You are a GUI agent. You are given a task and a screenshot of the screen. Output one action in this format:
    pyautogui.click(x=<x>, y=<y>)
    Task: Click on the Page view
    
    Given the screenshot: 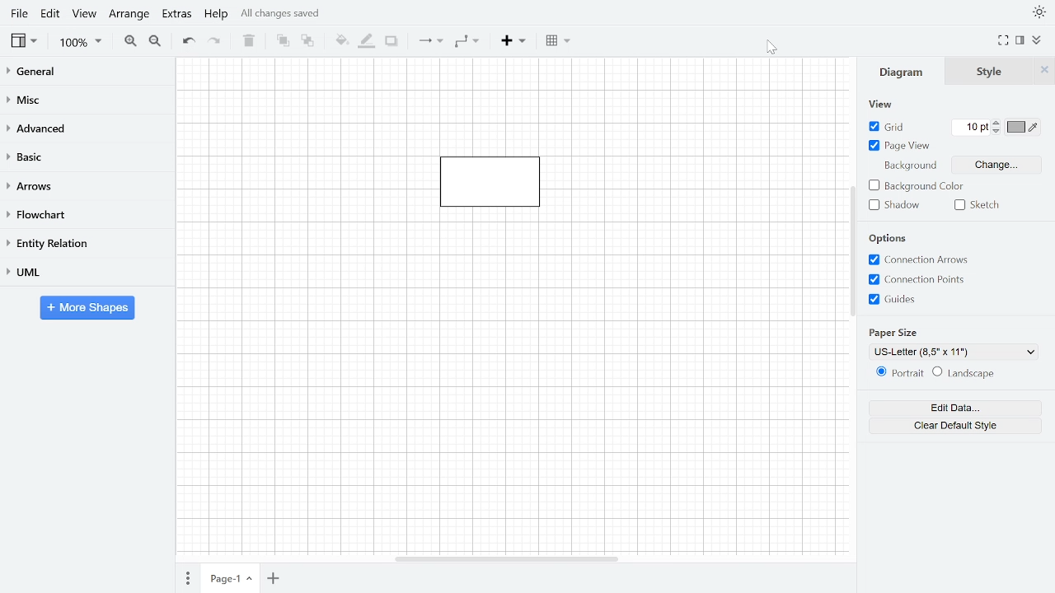 What is the action you would take?
    pyautogui.click(x=902, y=147)
    